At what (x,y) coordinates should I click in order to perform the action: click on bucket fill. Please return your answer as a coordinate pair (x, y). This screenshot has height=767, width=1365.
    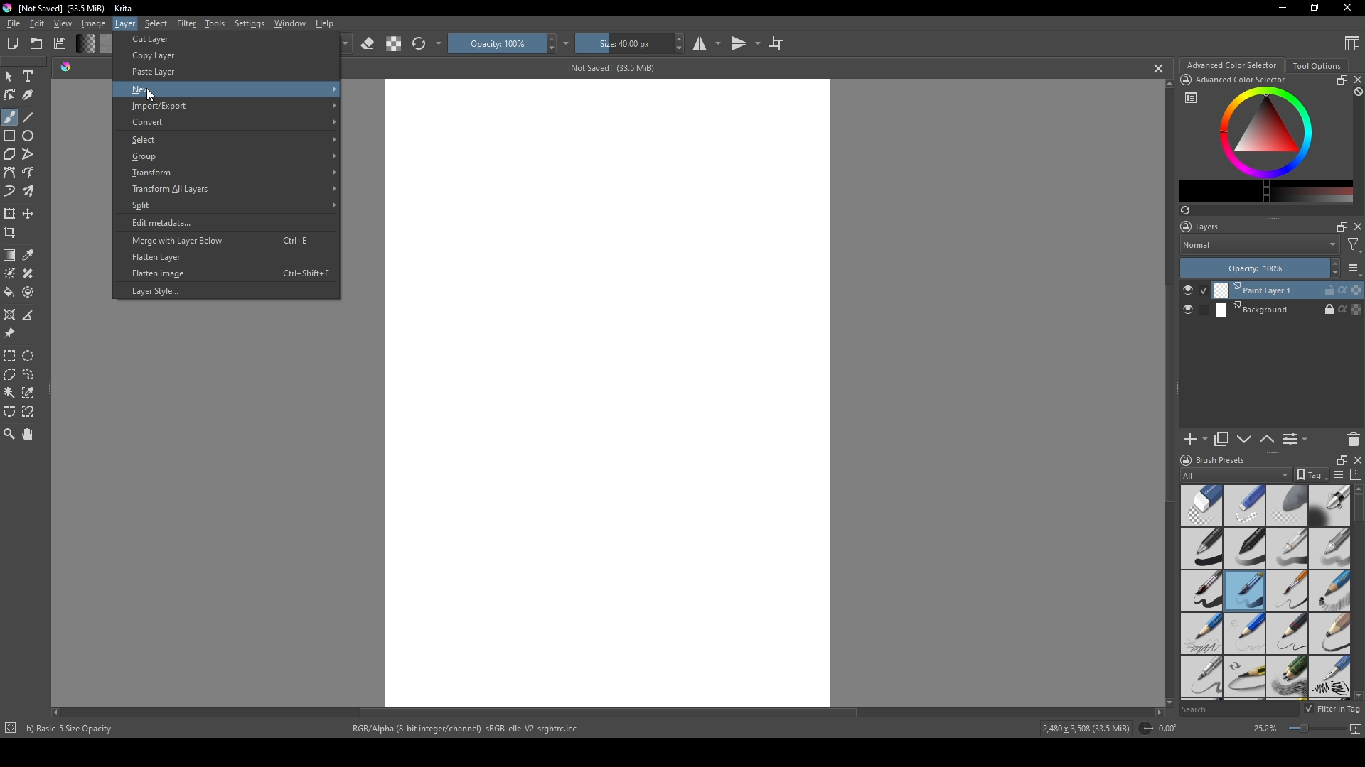
    Looking at the image, I should click on (11, 292).